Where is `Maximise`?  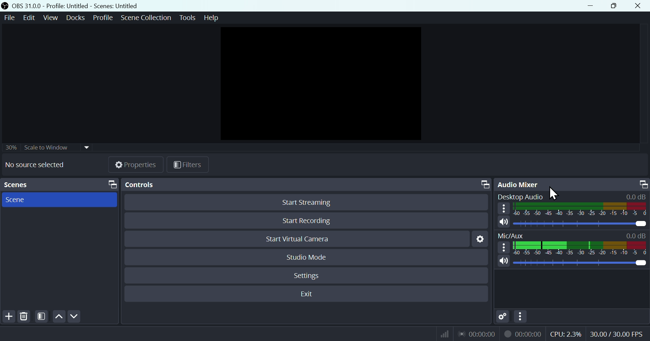 Maximise is located at coordinates (616, 6).